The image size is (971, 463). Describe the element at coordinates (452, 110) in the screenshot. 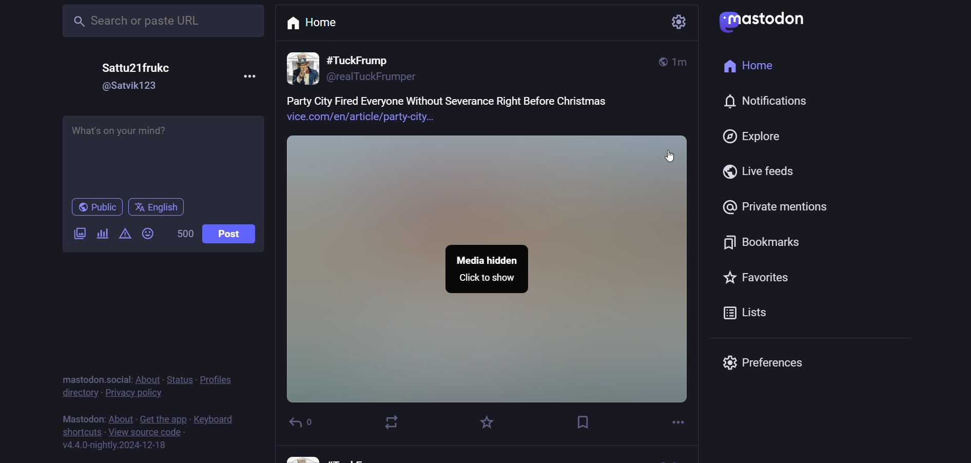

I see `post text` at that location.